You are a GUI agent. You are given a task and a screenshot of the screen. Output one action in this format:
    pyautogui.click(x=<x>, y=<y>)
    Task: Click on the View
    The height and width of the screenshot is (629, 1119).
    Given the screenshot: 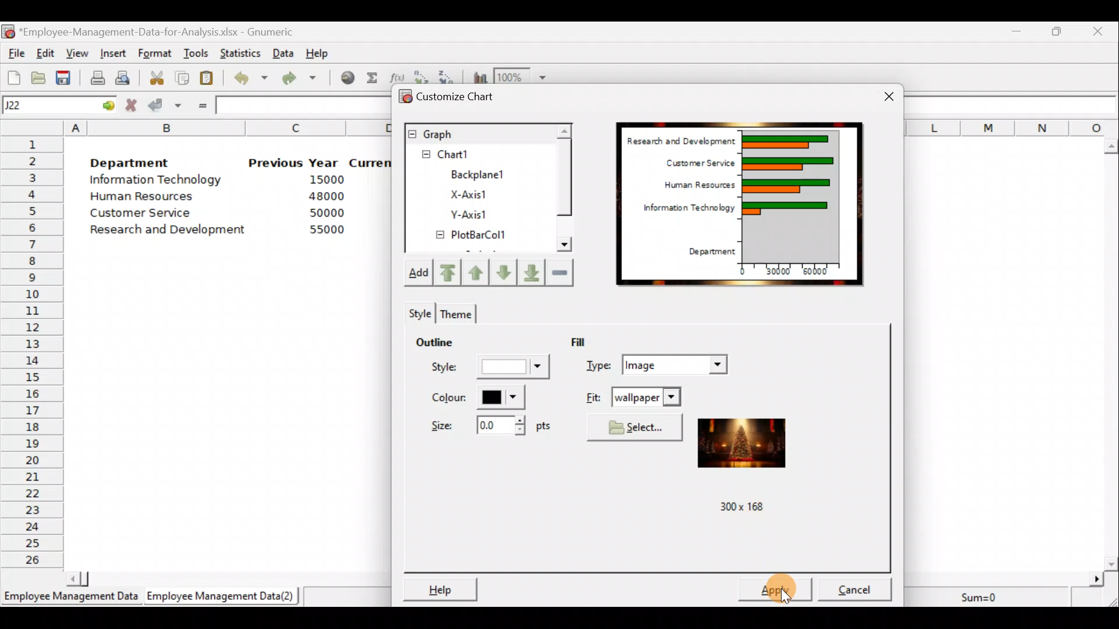 What is the action you would take?
    pyautogui.click(x=78, y=52)
    